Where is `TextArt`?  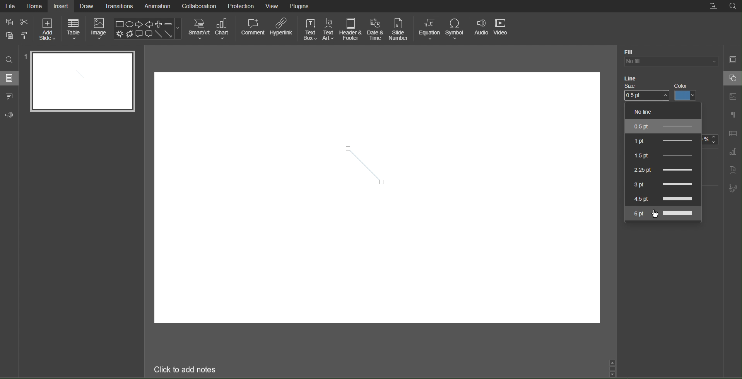
TextArt is located at coordinates (733, 170).